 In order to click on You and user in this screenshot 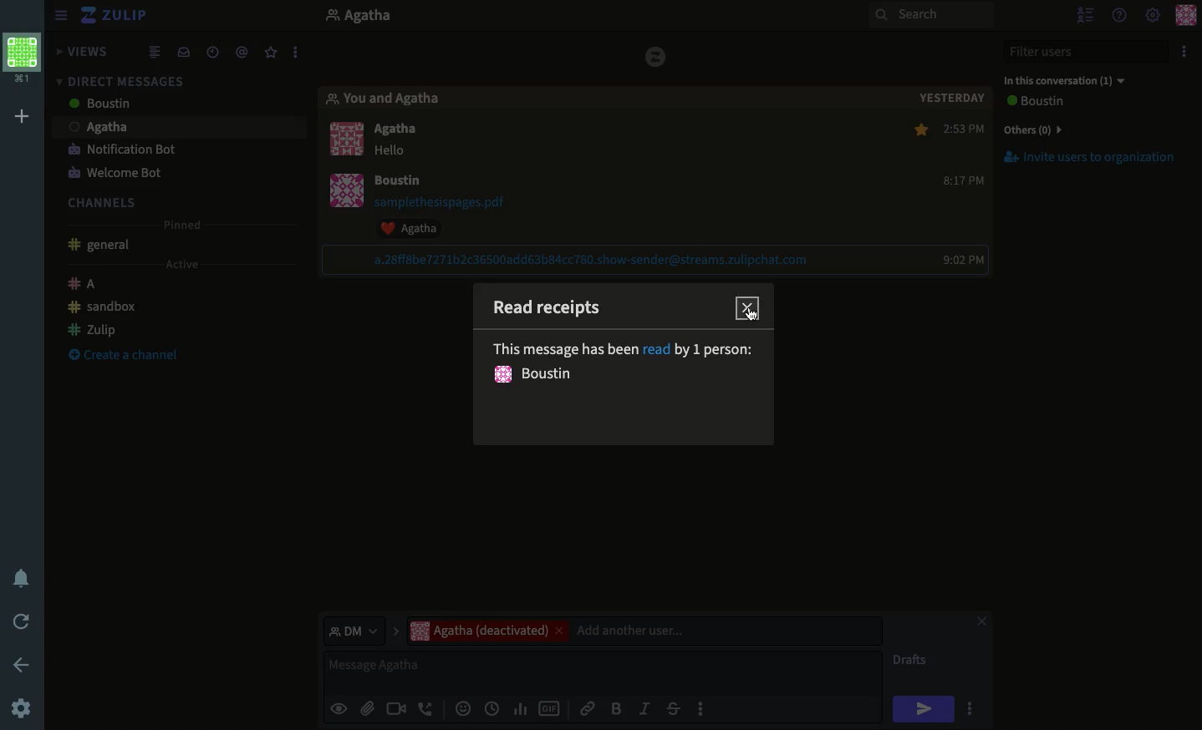, I will do `click(392, 99)`.